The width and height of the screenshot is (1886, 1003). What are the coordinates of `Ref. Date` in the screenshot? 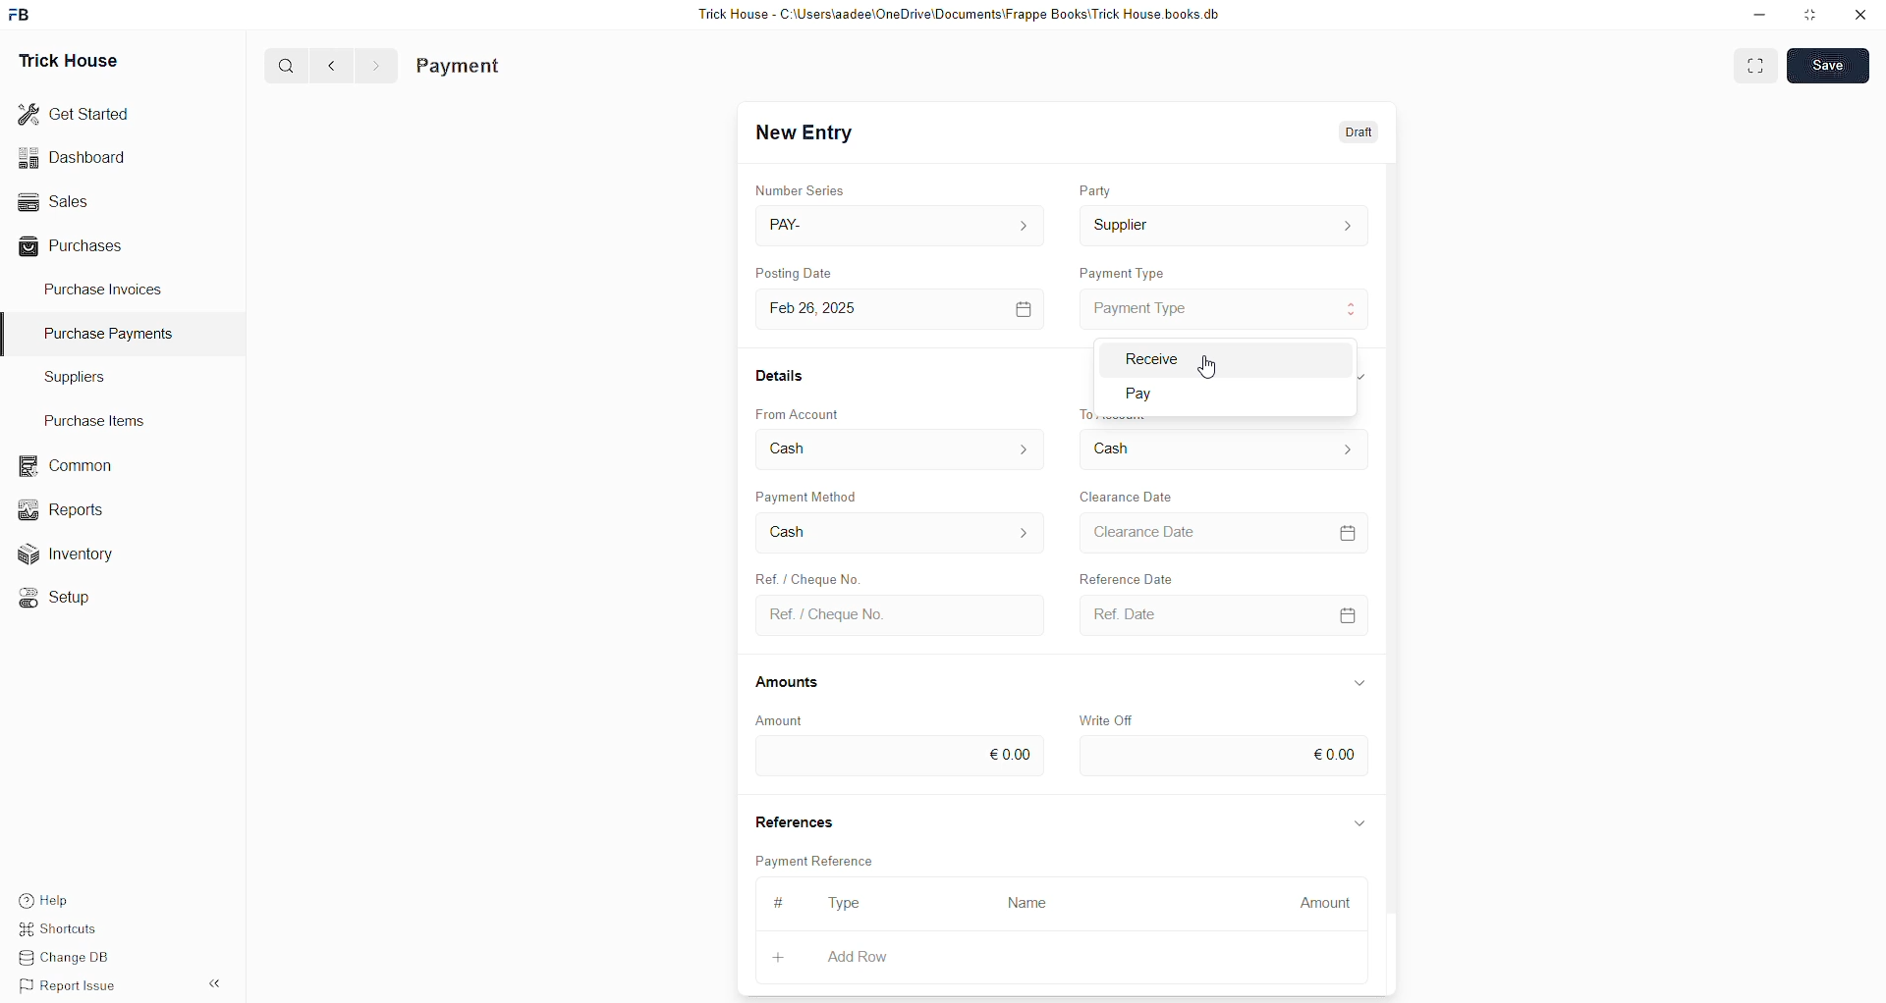 It's located at (1217, 614).